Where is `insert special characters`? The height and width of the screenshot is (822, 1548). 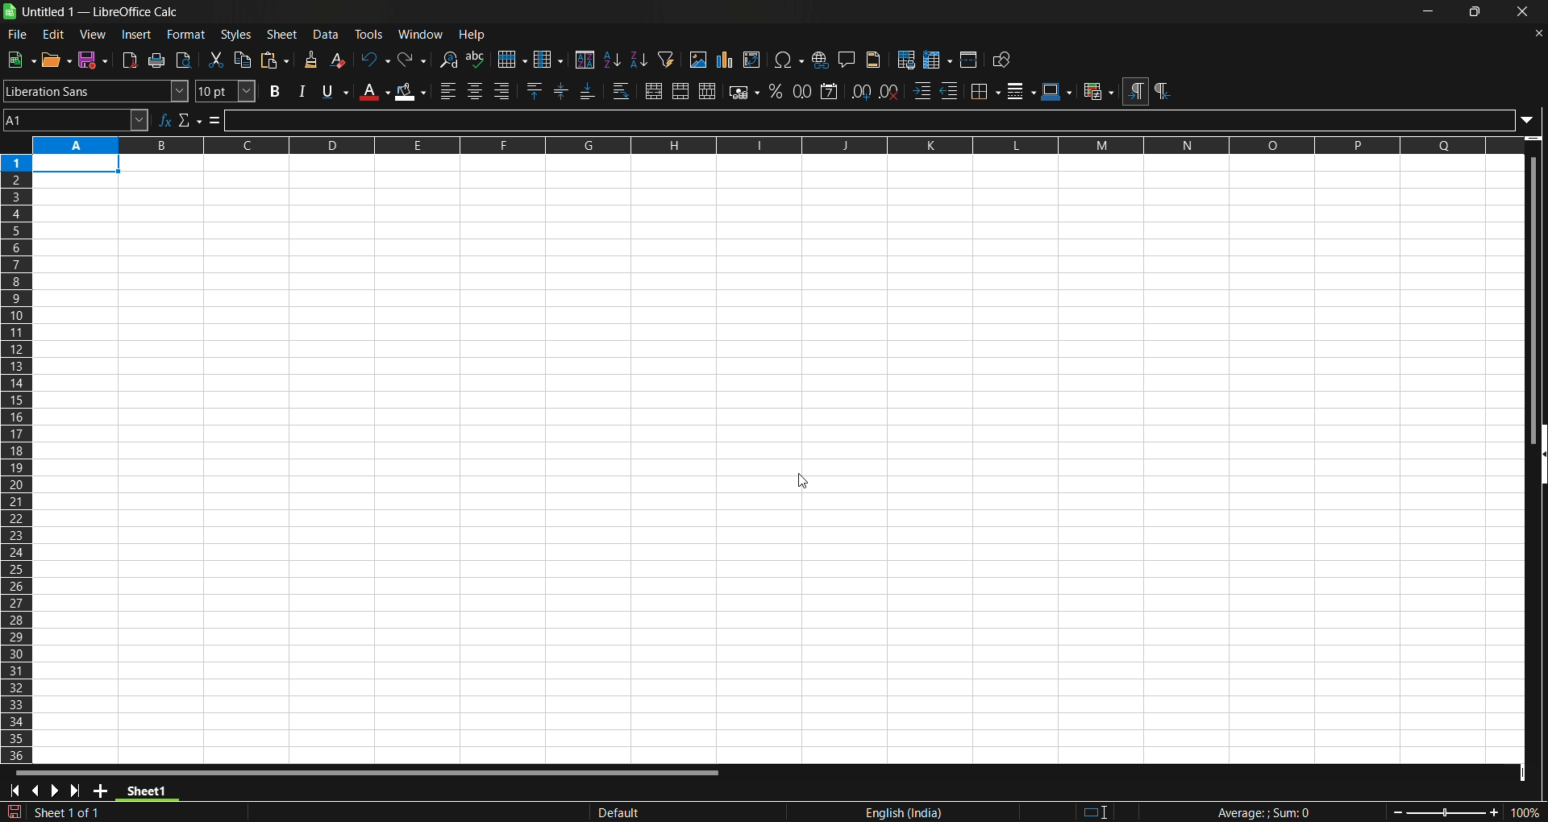 insert special characters is located at coordinates (789, 60).